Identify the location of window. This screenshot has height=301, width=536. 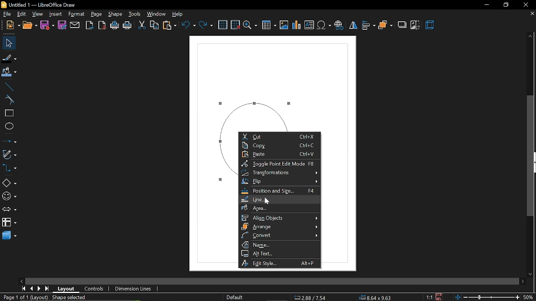
(155, 14).